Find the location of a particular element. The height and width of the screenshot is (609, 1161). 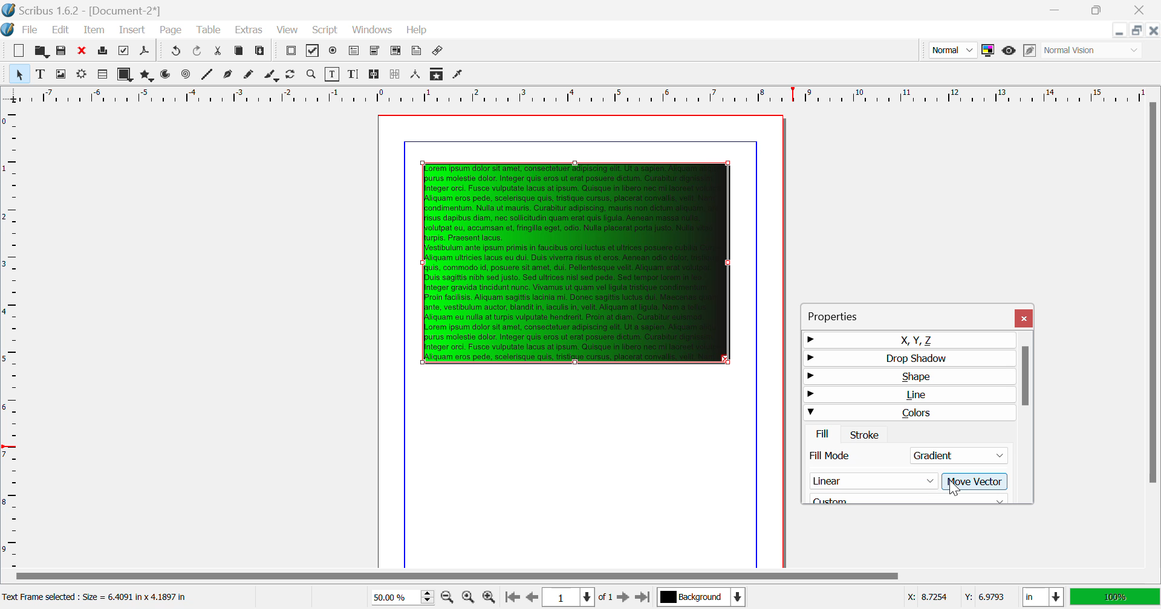

Line is located at coordinates (207, 76).